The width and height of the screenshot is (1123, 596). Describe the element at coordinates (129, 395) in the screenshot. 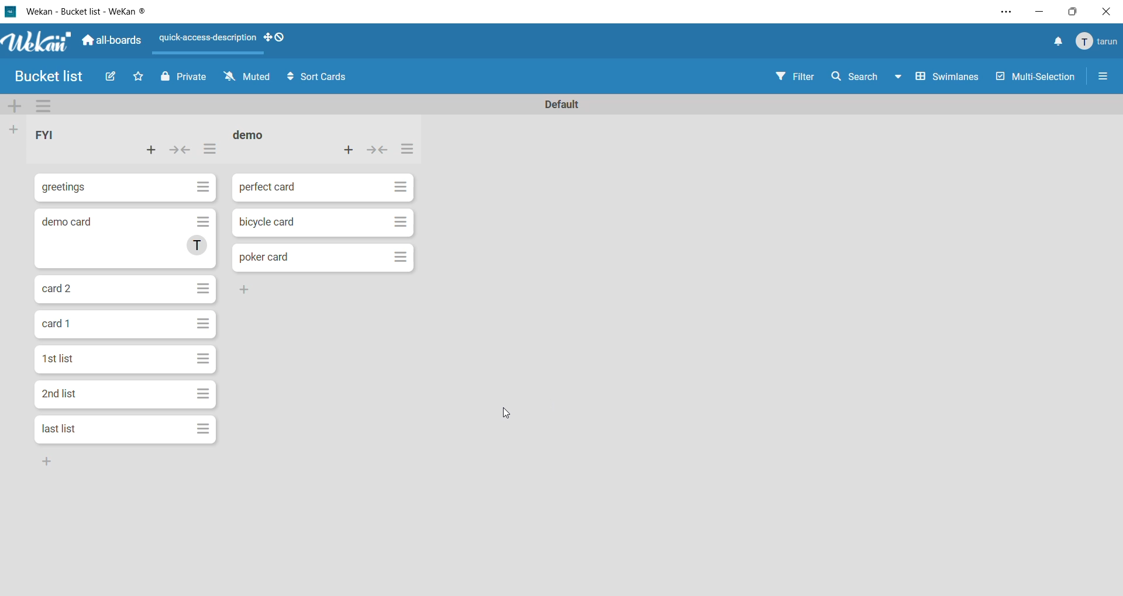

I see `2nd list` at that location.